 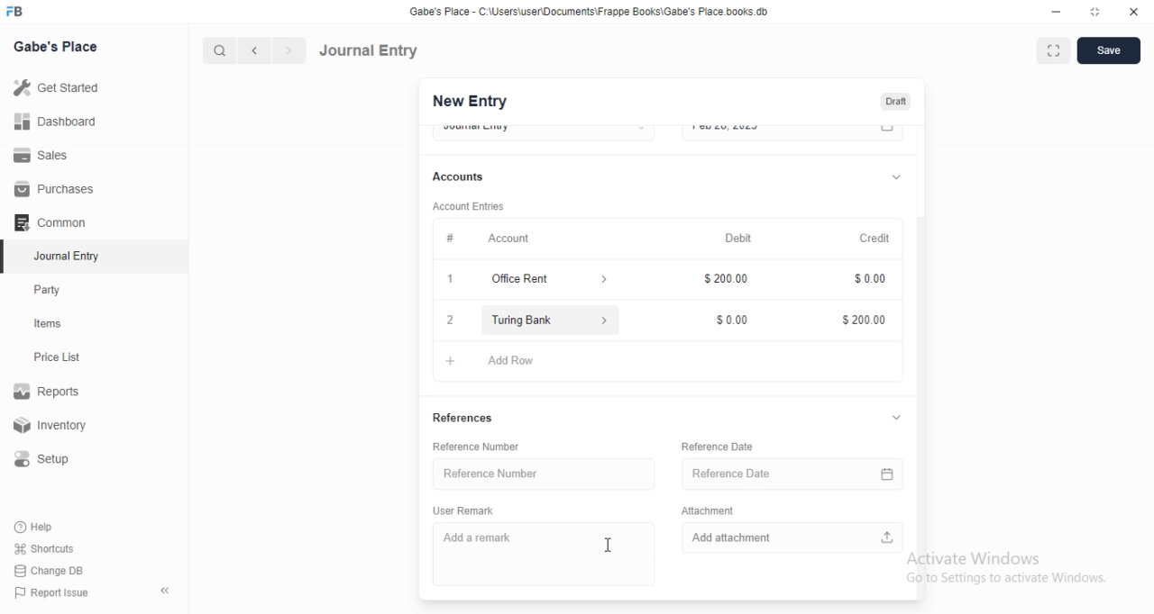 I want to click on Journal Entry, so click(x=369, y=50).